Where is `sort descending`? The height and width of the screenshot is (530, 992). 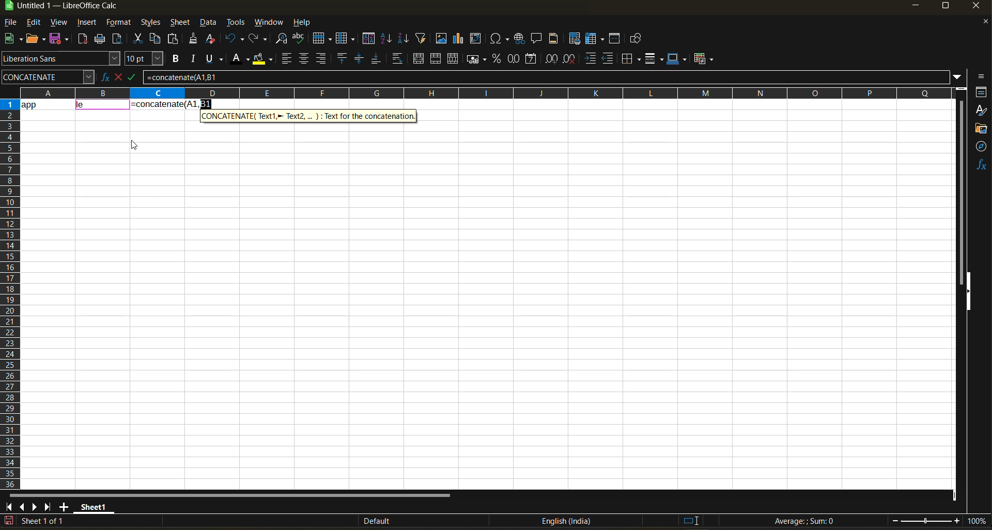 sort descending is located at coordinates (402, 38).